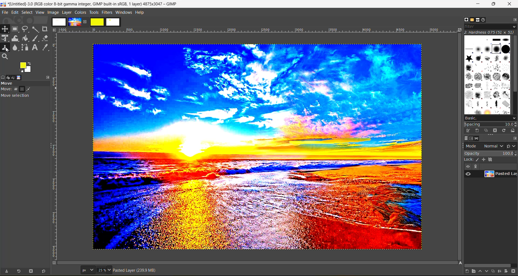  Describe the element at coordinates (97, 22) in the screenshot. I see `yellow` at that location.